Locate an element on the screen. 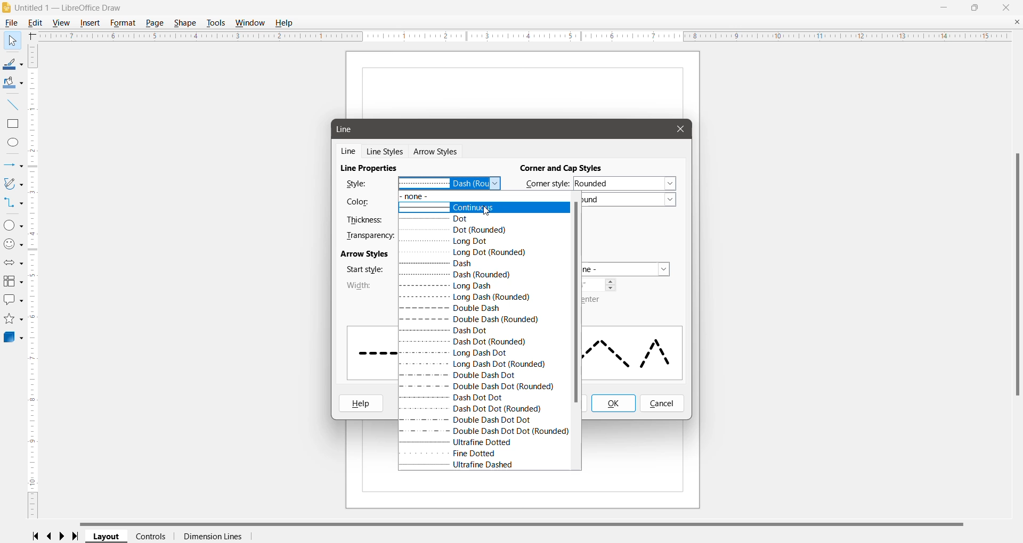 The width and height of the screenshot is (1023, 543). View is located at coordinates (62, 23).